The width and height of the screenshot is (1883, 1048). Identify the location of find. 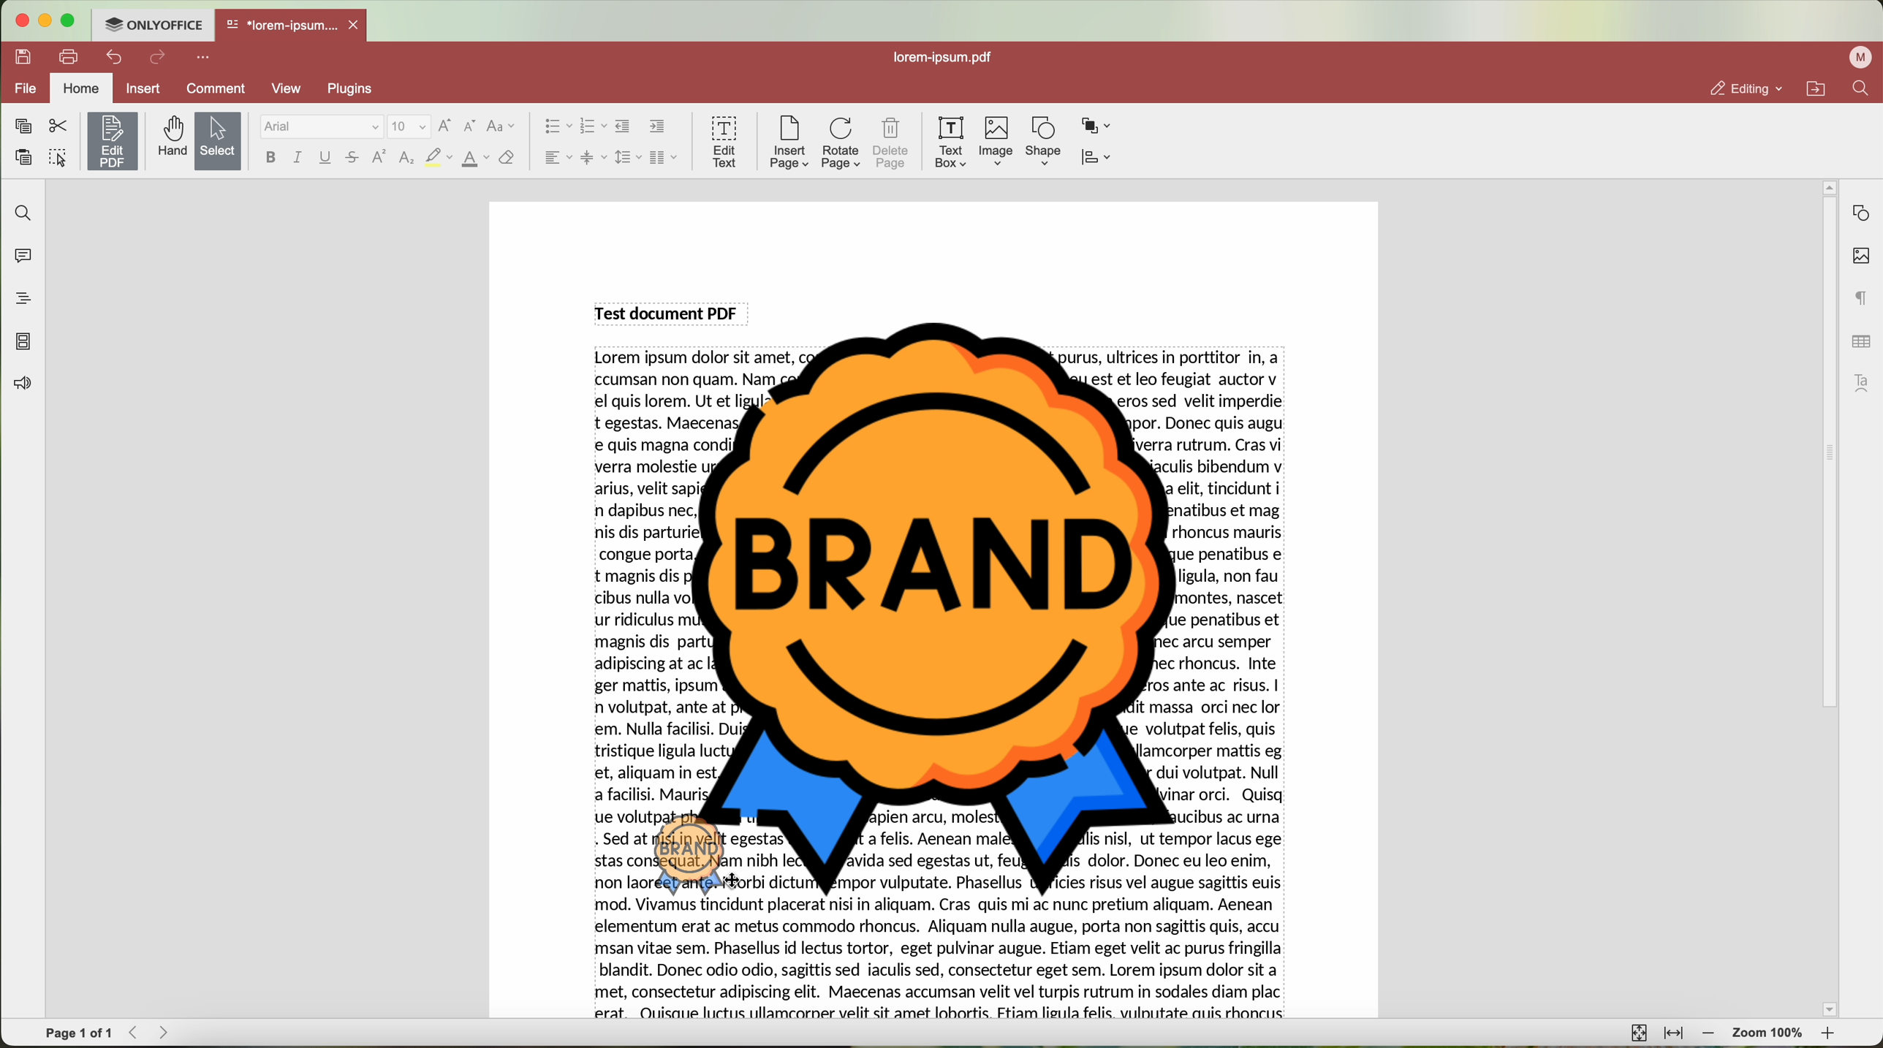
(20, 212).